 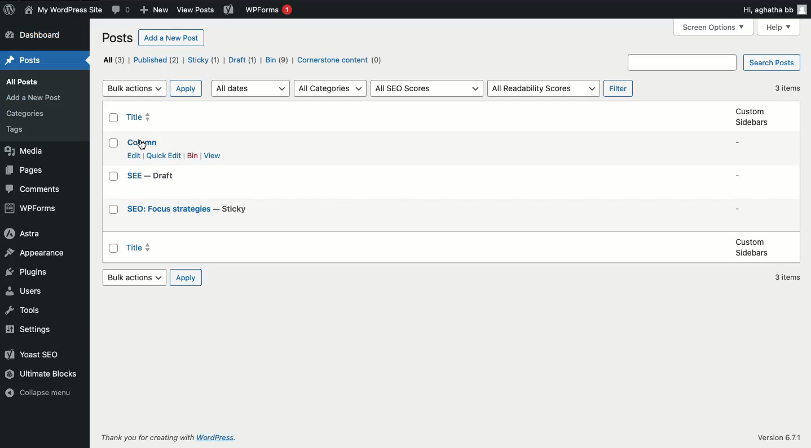 What do you see at coordinates (27, 114) in the screenshot?
I see `` at bounding box center [27, 114].